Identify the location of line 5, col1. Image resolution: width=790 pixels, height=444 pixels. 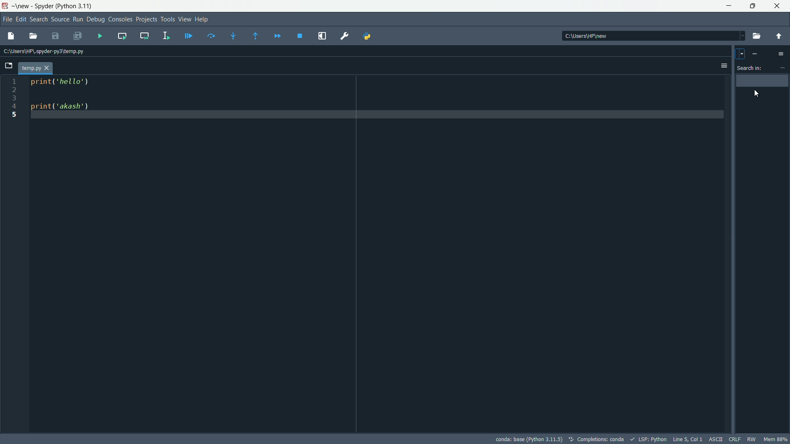
(688, 439).